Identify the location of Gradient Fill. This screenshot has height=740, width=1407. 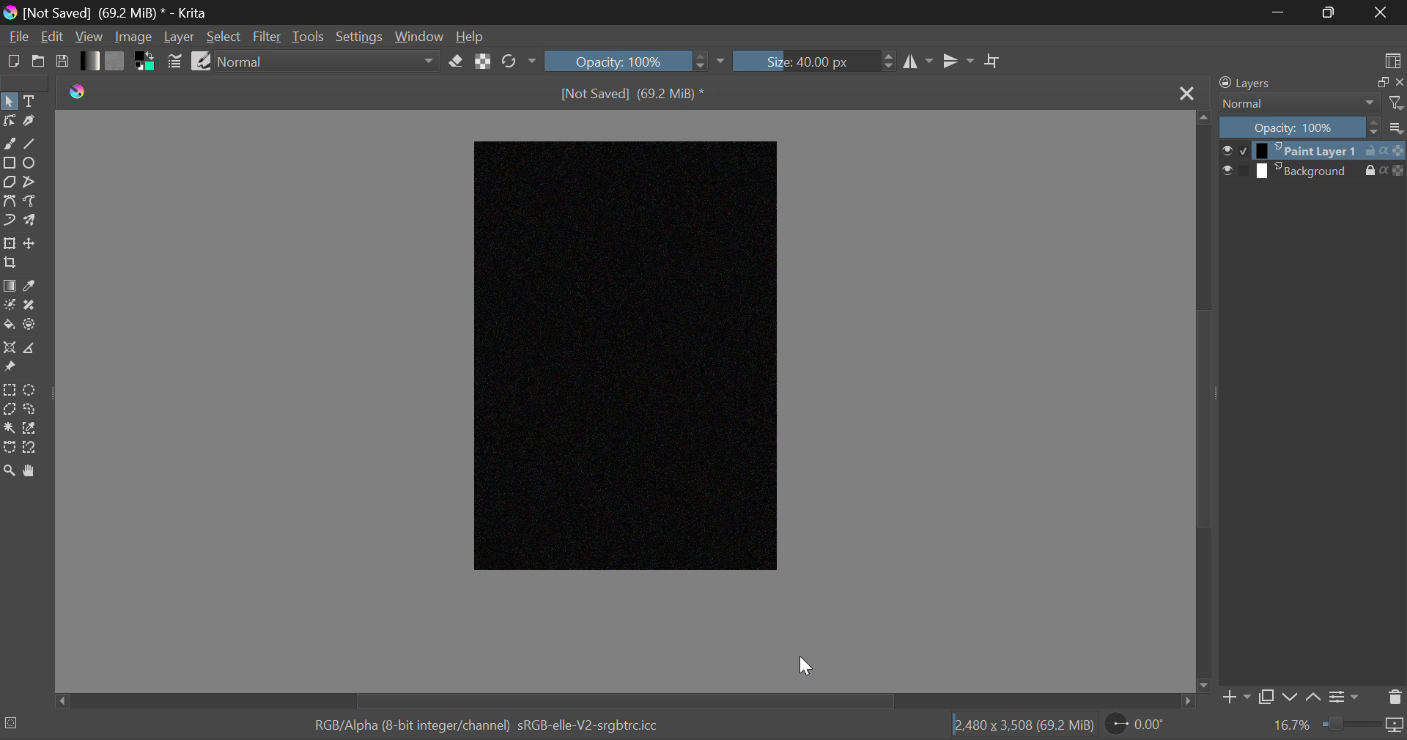
(9, 286).